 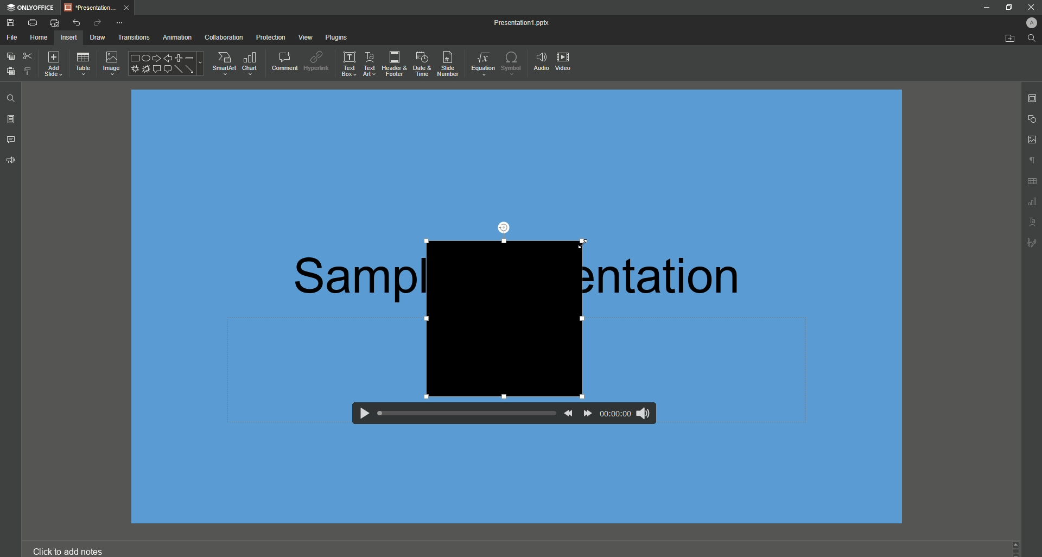 I want to click on Header and Footer, so click(x=394, y=64).